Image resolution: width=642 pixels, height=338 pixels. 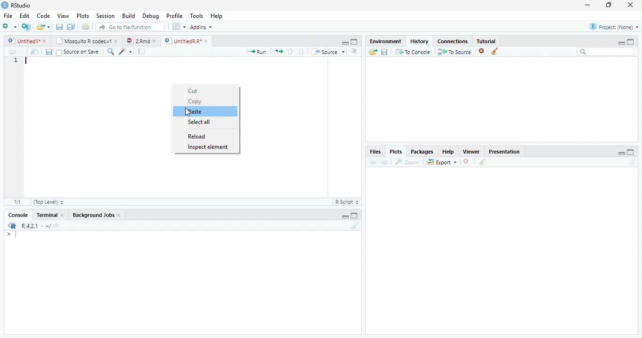 What do you see at coordinates (504, 152) in the screenshot?
I see `Presentatior` at bounding box center [504, 152].